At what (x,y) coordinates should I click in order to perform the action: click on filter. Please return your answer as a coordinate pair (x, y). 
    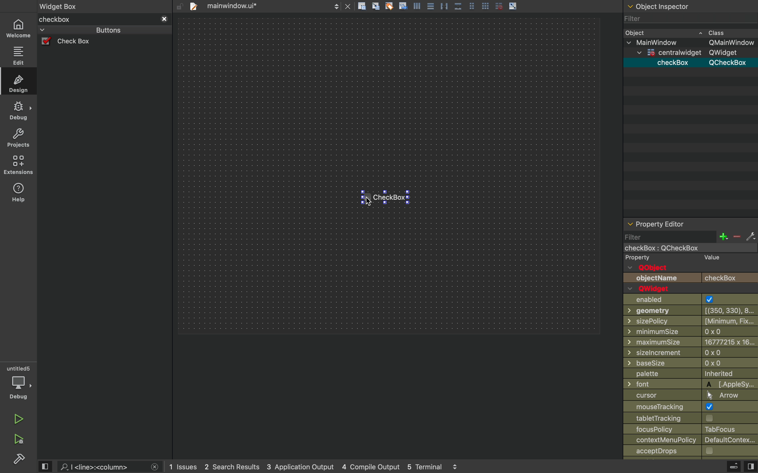
    Looking at the image, I should click on (683, 19).